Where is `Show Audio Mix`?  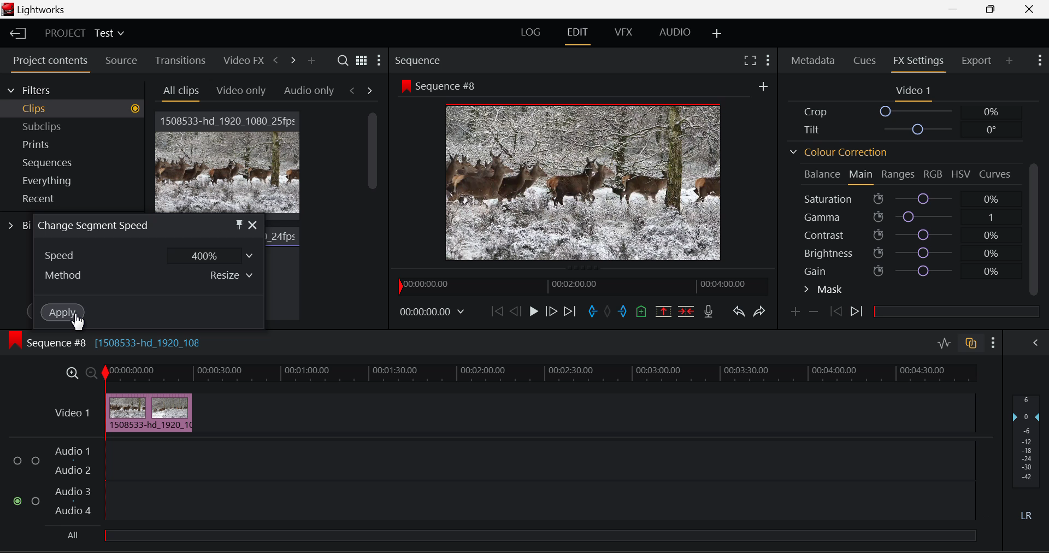
Show Audio Mix is located at coordinates (1038, 344).